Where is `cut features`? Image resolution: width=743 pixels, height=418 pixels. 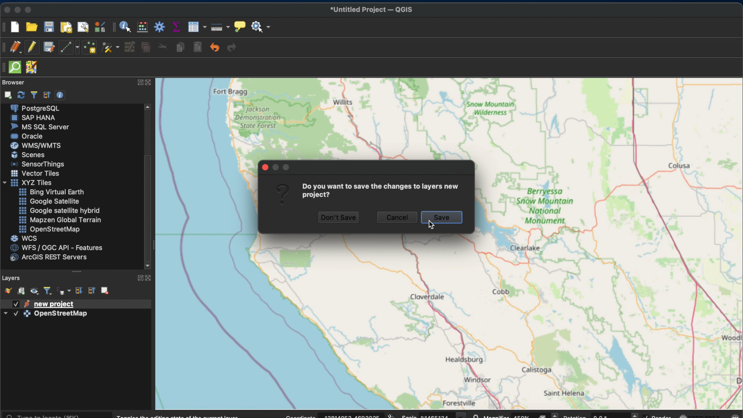
cut features is located at coordinates (163, 47).